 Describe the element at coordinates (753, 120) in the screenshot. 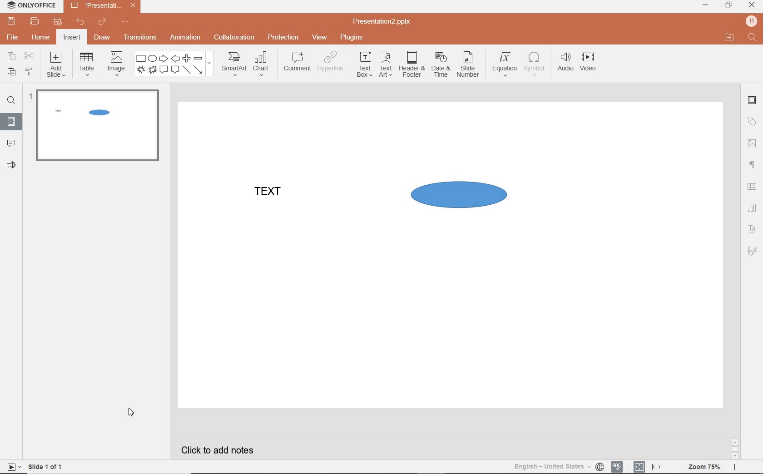

I see `SHAPE SETTINGS` at that location.